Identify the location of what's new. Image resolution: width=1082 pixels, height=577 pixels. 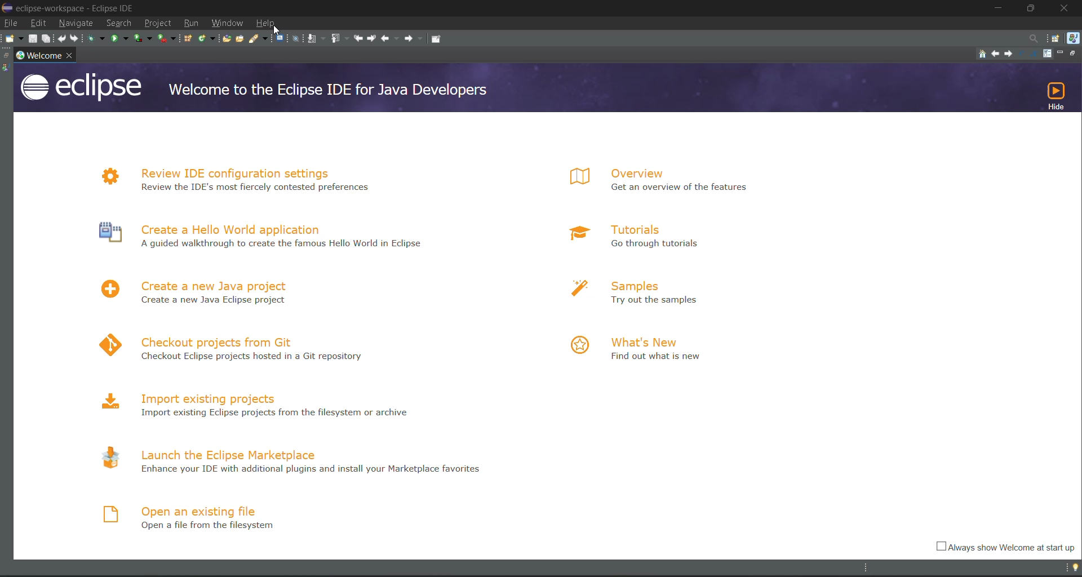
(636, 343).